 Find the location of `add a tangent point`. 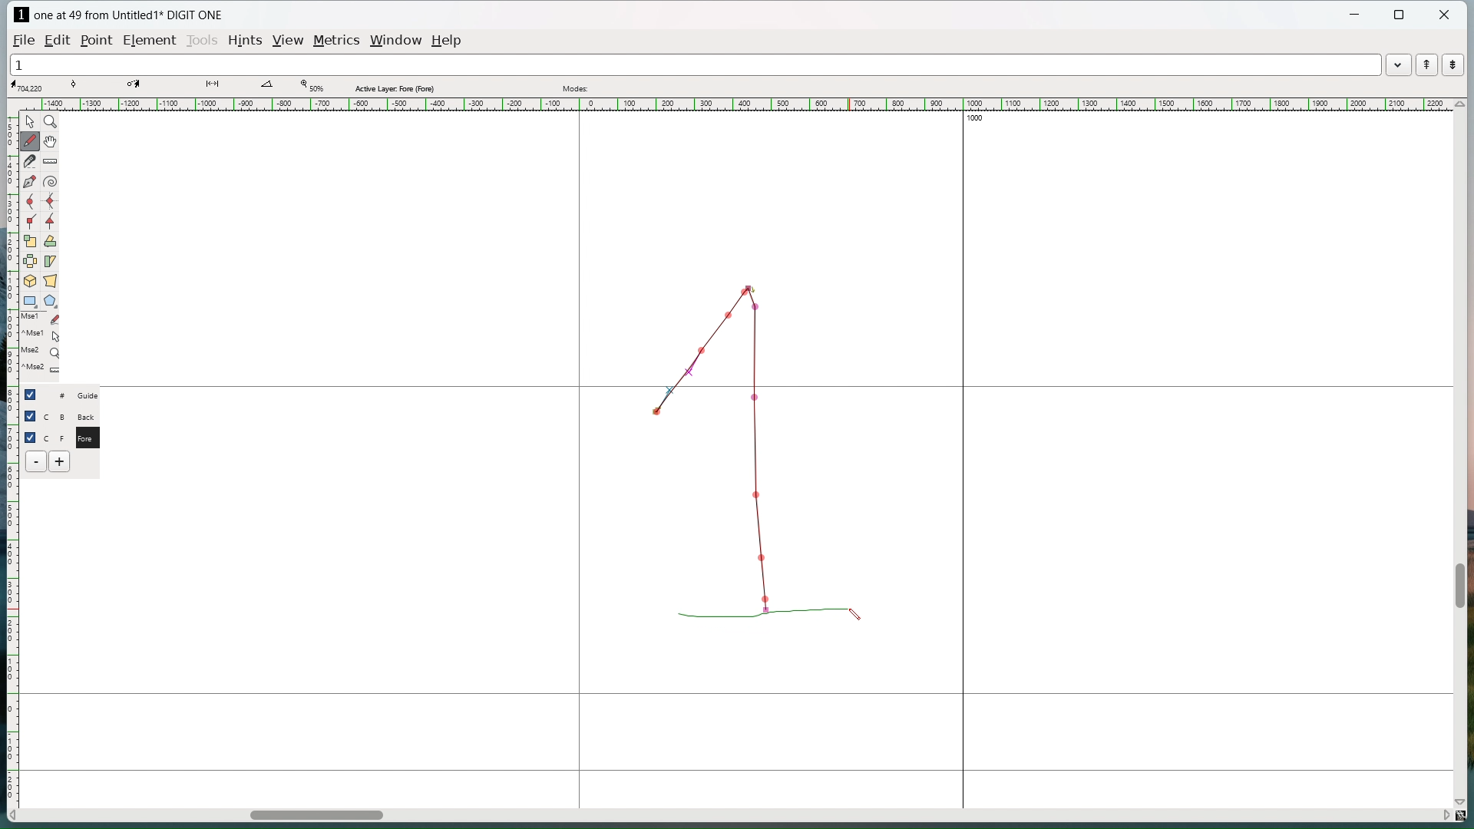

add a tangent point is located at coordinates (50, 221).